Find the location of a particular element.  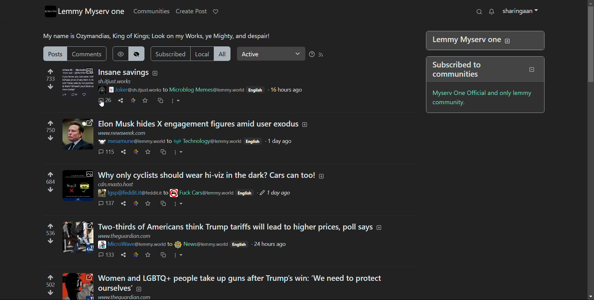

expand is located at coordinates (155, 73).